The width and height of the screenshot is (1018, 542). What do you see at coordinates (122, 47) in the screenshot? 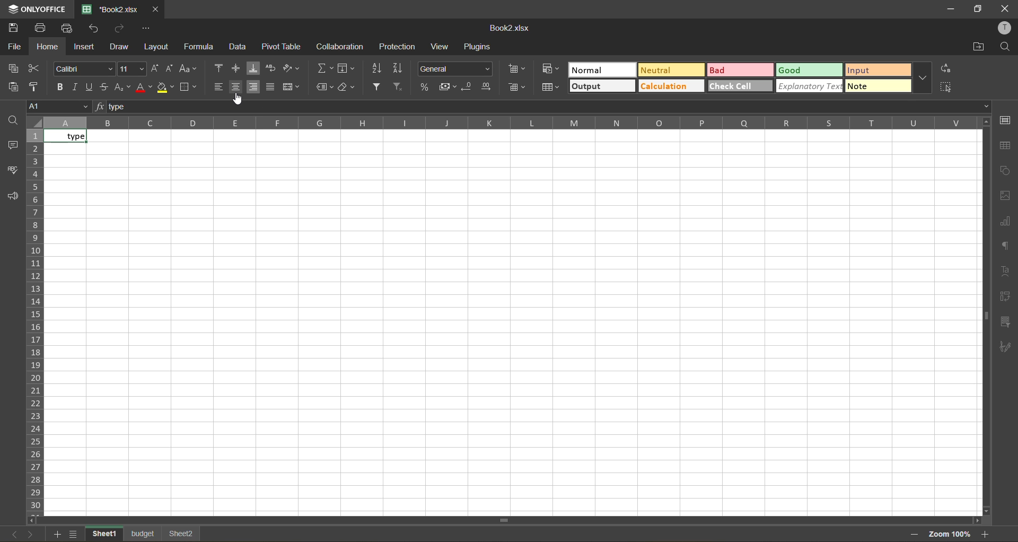
I see `draw` at bounding box center [122, 47].